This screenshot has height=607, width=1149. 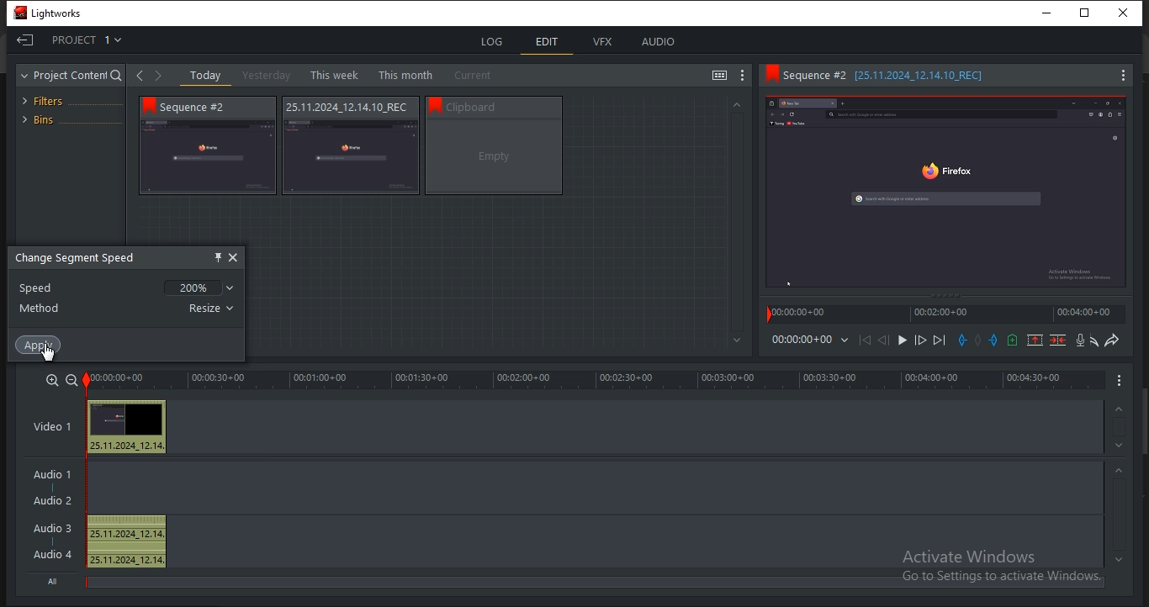 What do you see at coordinates (209, 156) in the screenshot?
I see `video thumbnail` at bounding box center [209, 156].